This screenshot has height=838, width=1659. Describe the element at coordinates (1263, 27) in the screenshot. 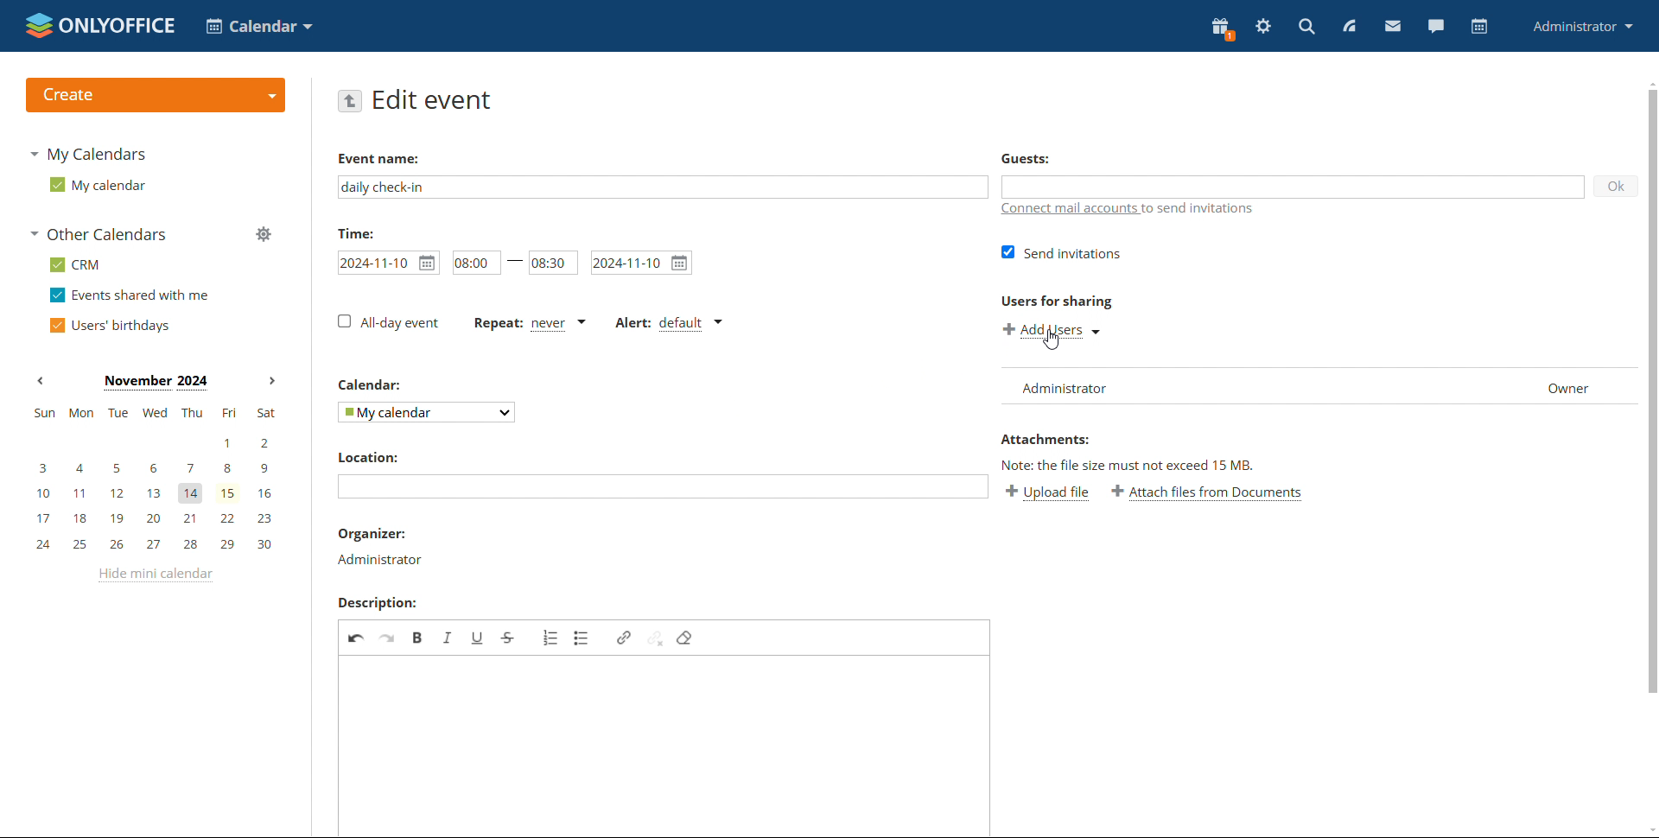

I see `settings` at that location.